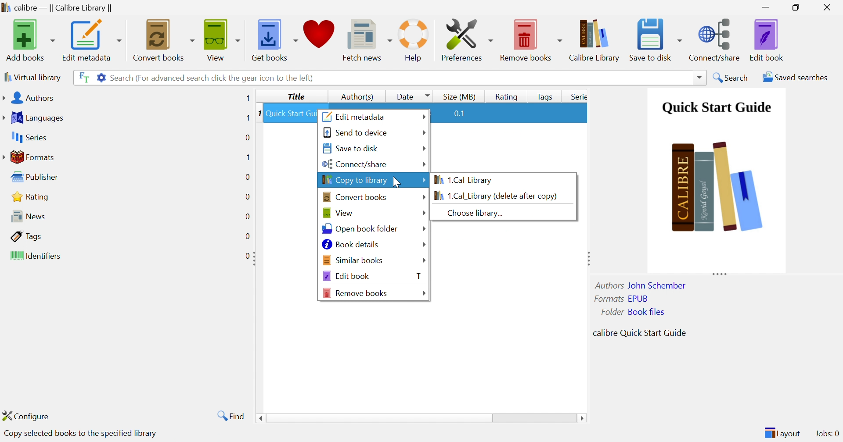 The image size is (843, 442). What do you see at coordinates (543, 95) in the screenshot?
I see `Tags` at bounding box center [543, 95].